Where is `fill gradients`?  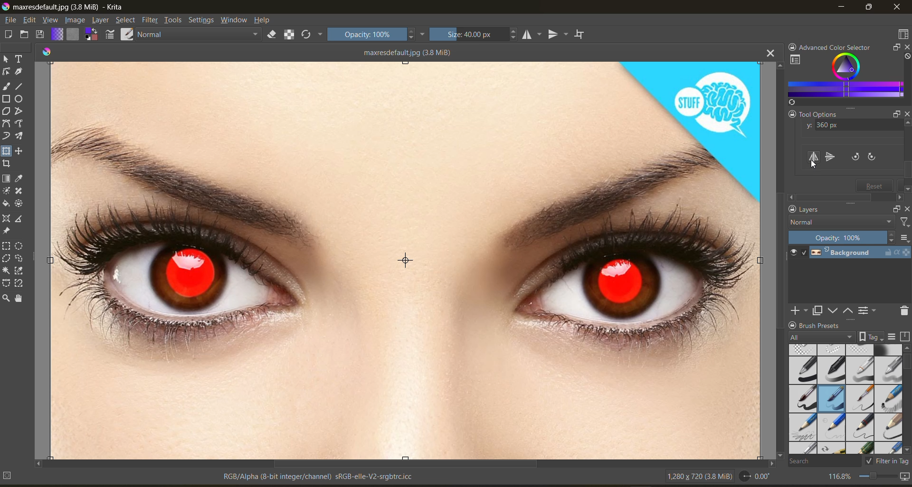 fill gradients is located at coordinates (58, 34).